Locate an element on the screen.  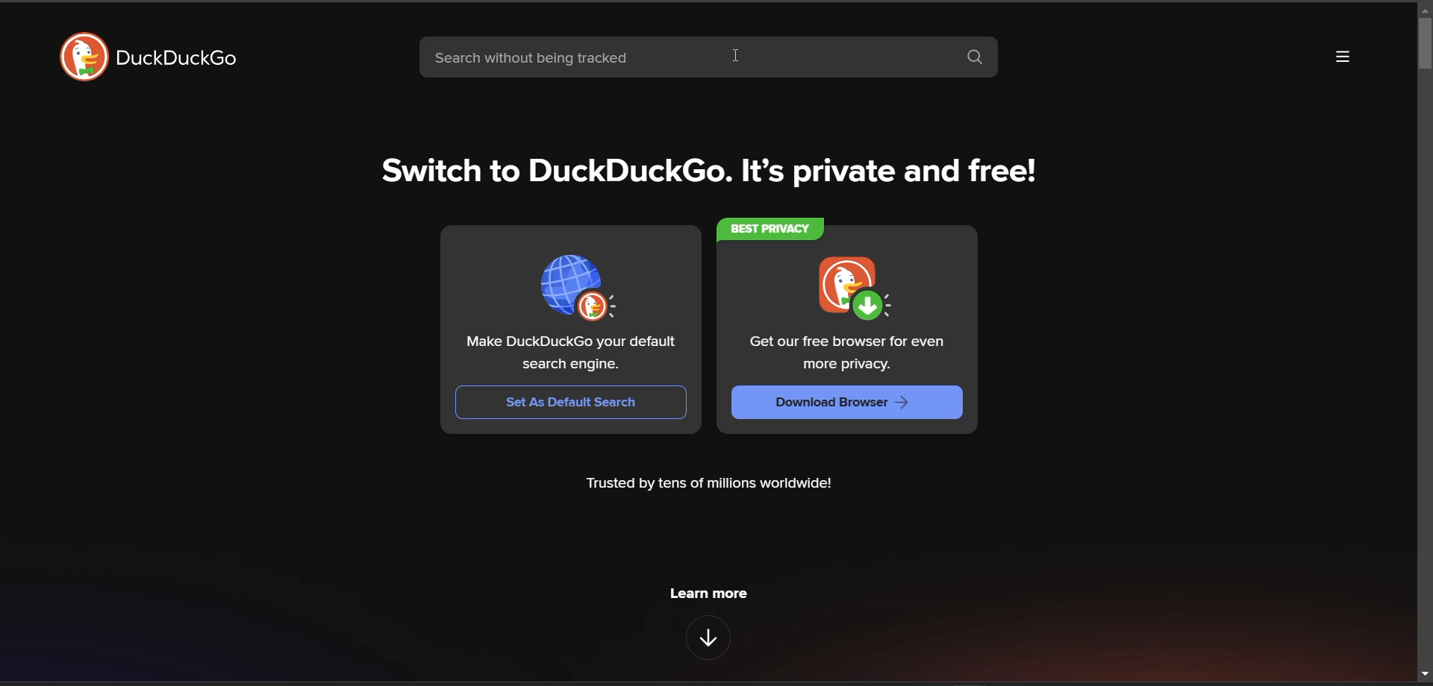
search button is located at coordinates (973, 57).